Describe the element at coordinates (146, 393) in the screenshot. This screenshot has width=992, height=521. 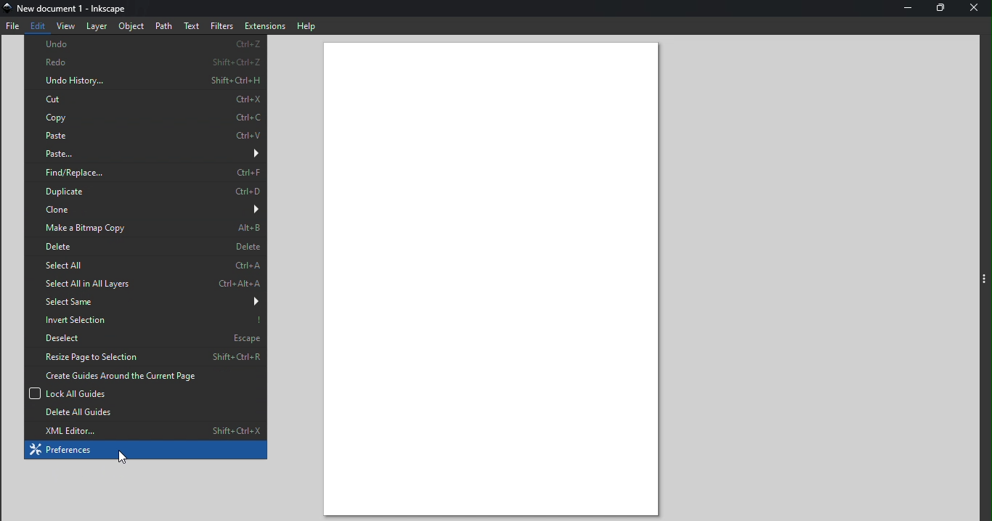
I see `Lock all guides` at that location.